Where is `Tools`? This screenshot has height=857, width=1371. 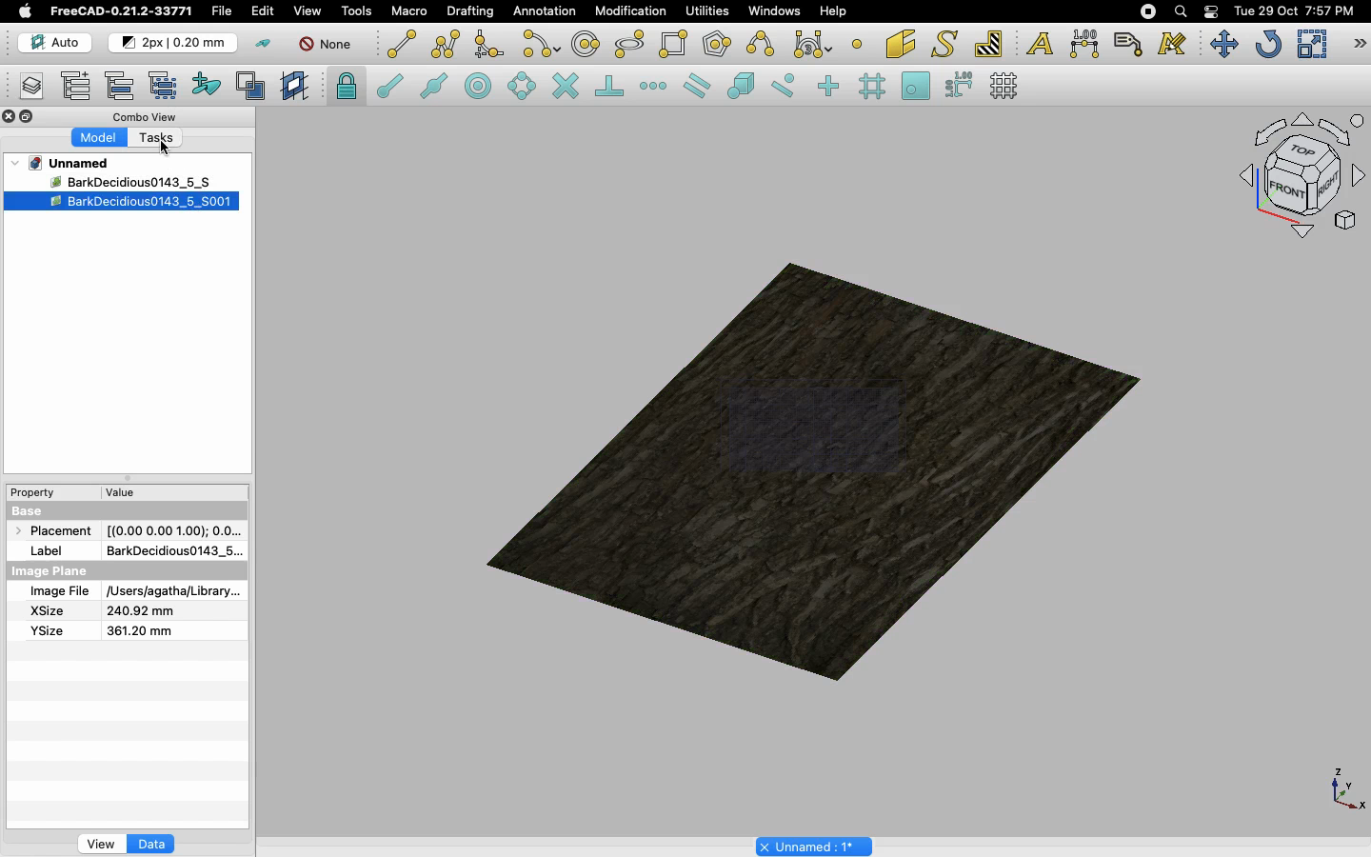
Tools is located at coordinates (356, 11).